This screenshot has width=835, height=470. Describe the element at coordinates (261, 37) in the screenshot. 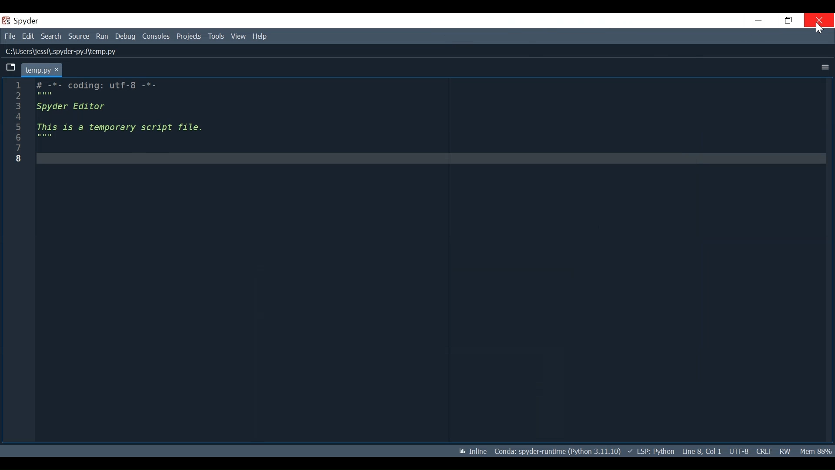

I see `Help` at that location.